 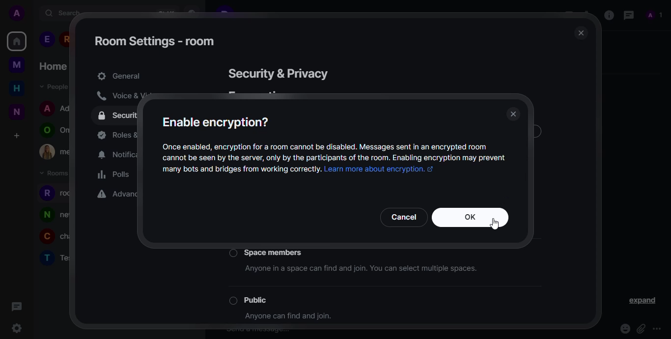 I want to click on more, so click(x=658, y=328).